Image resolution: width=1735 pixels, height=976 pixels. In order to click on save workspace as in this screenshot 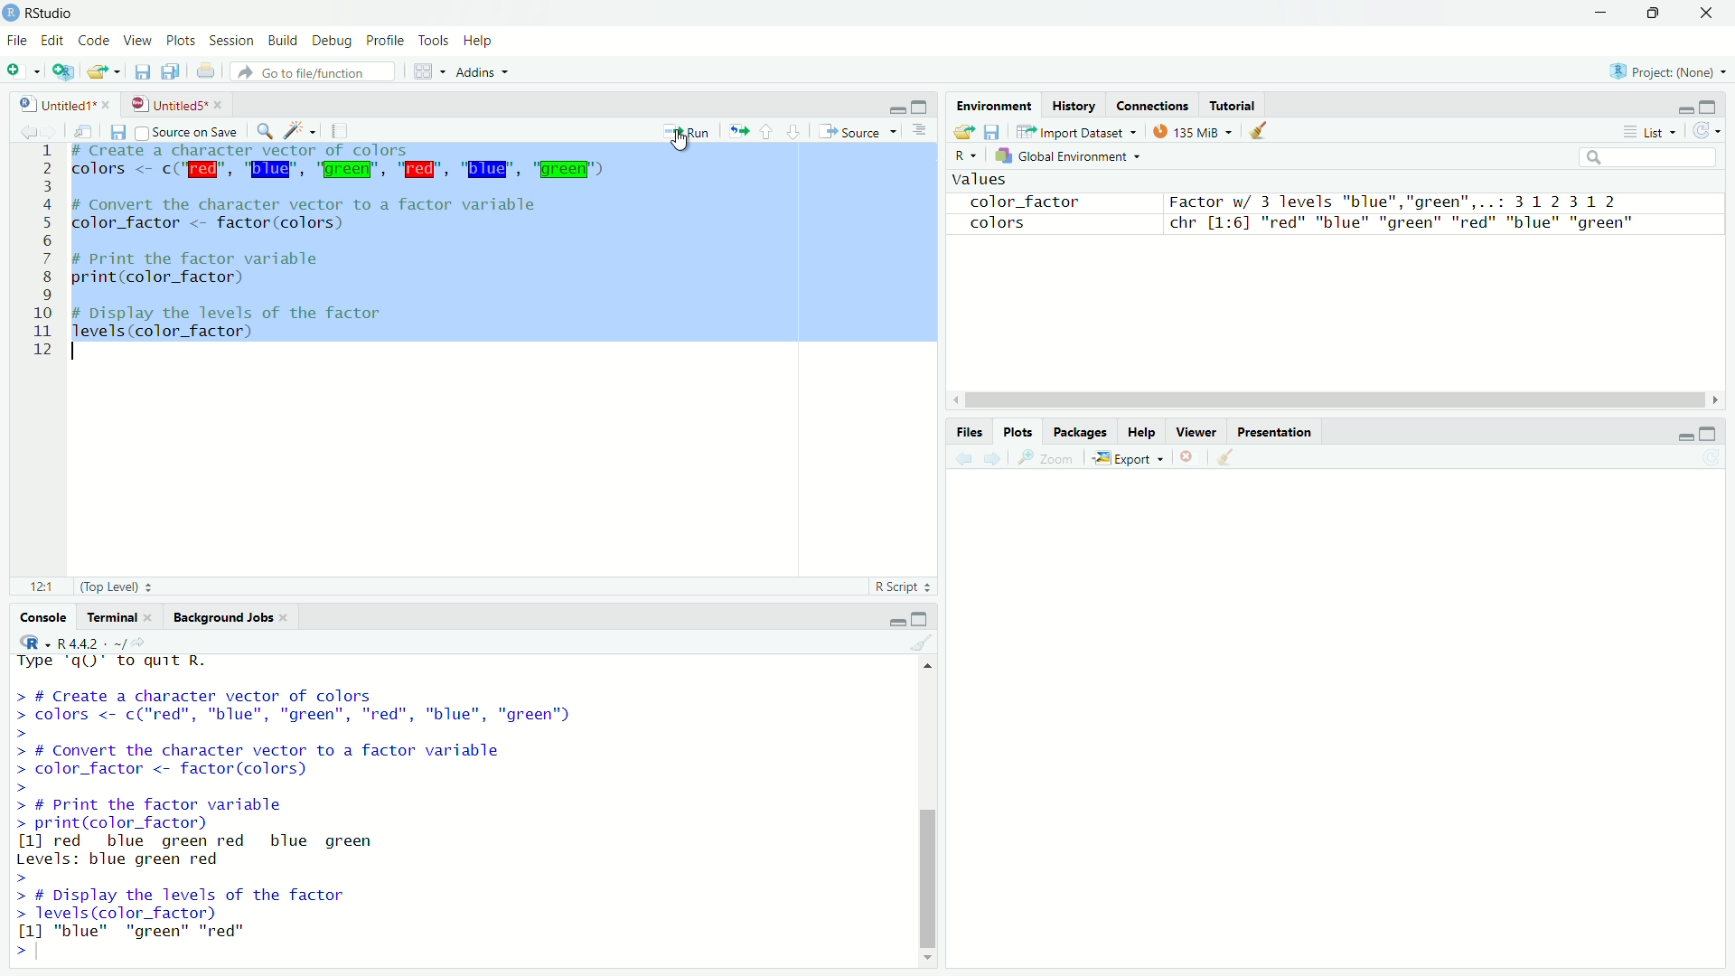, I will do `click(998, 132)`.